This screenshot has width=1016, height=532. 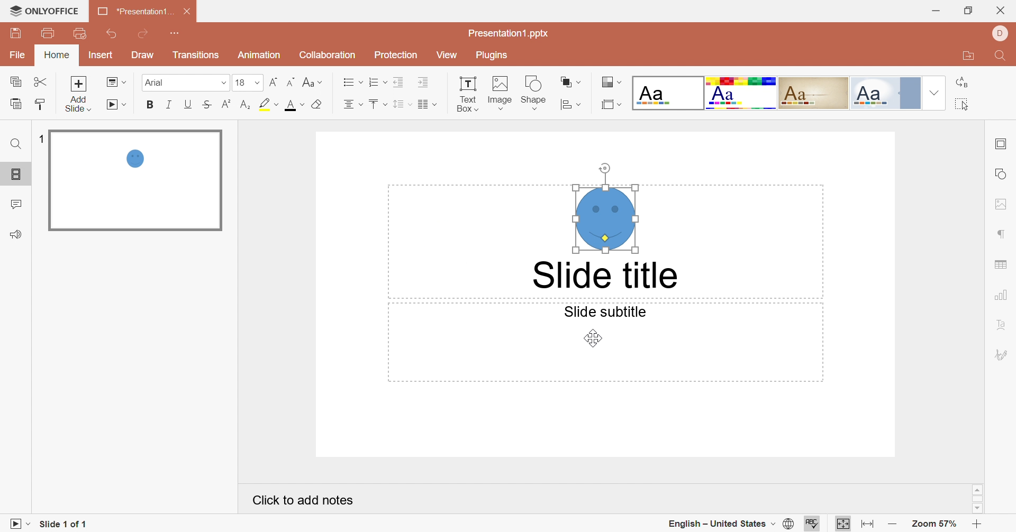 What do you see at coordinates (934, 11) in the screenshot?
I see `Minimize` at bounding box center [934, 11].